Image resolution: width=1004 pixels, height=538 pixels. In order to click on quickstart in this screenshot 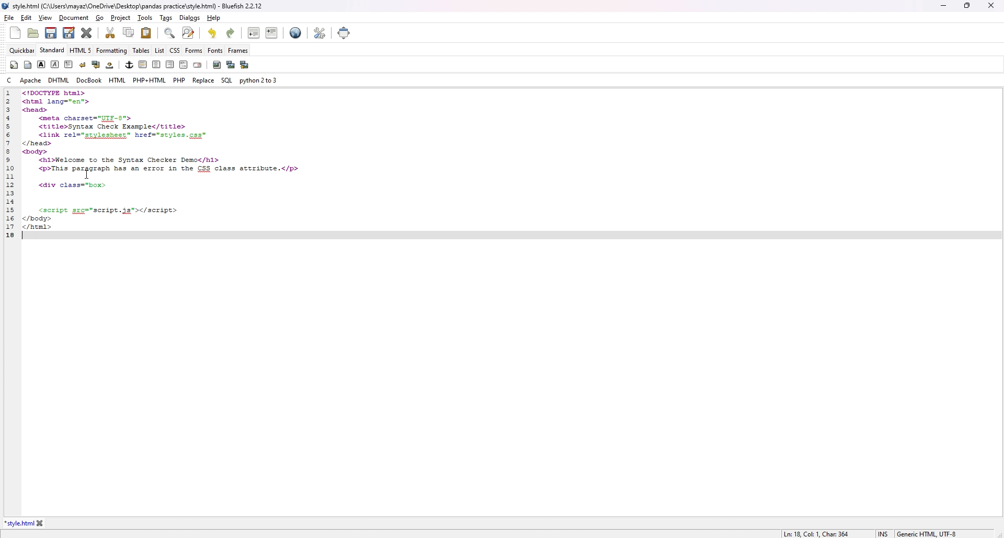, I will do `click(15, 65)`.